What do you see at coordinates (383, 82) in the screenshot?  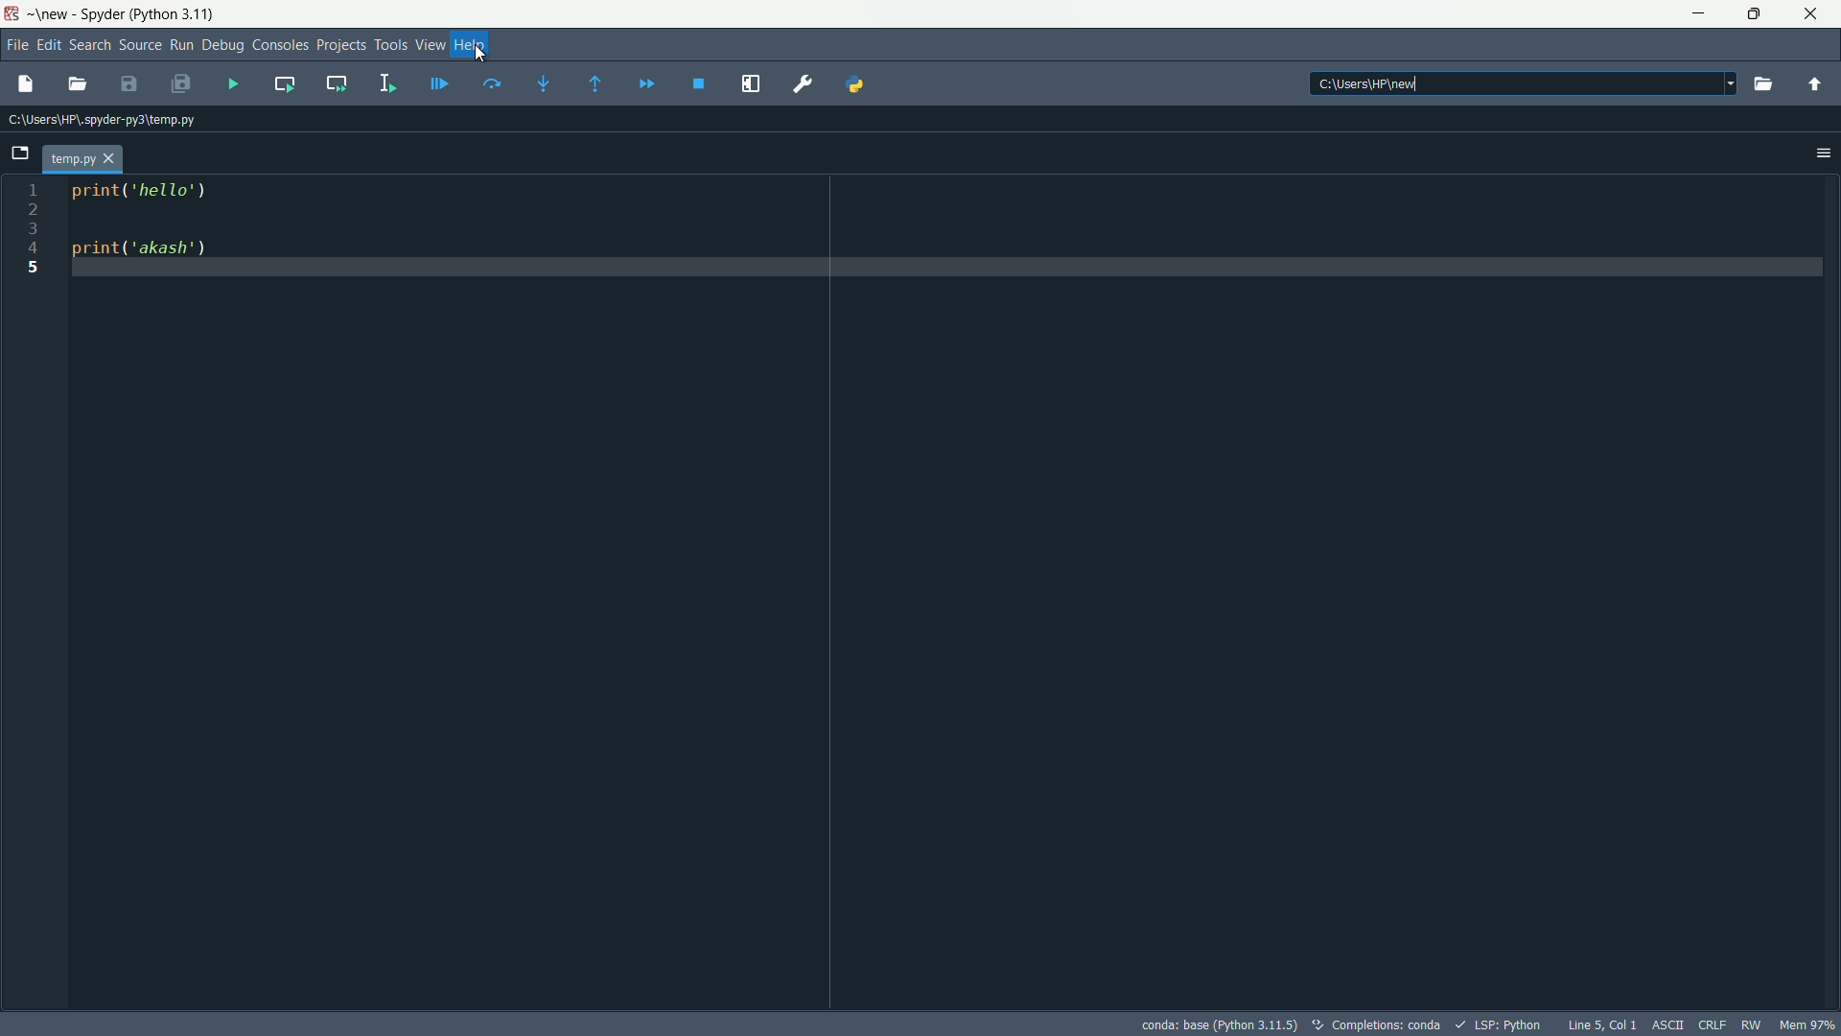 I see `run selection or current line` at bounding box center [383, 82].